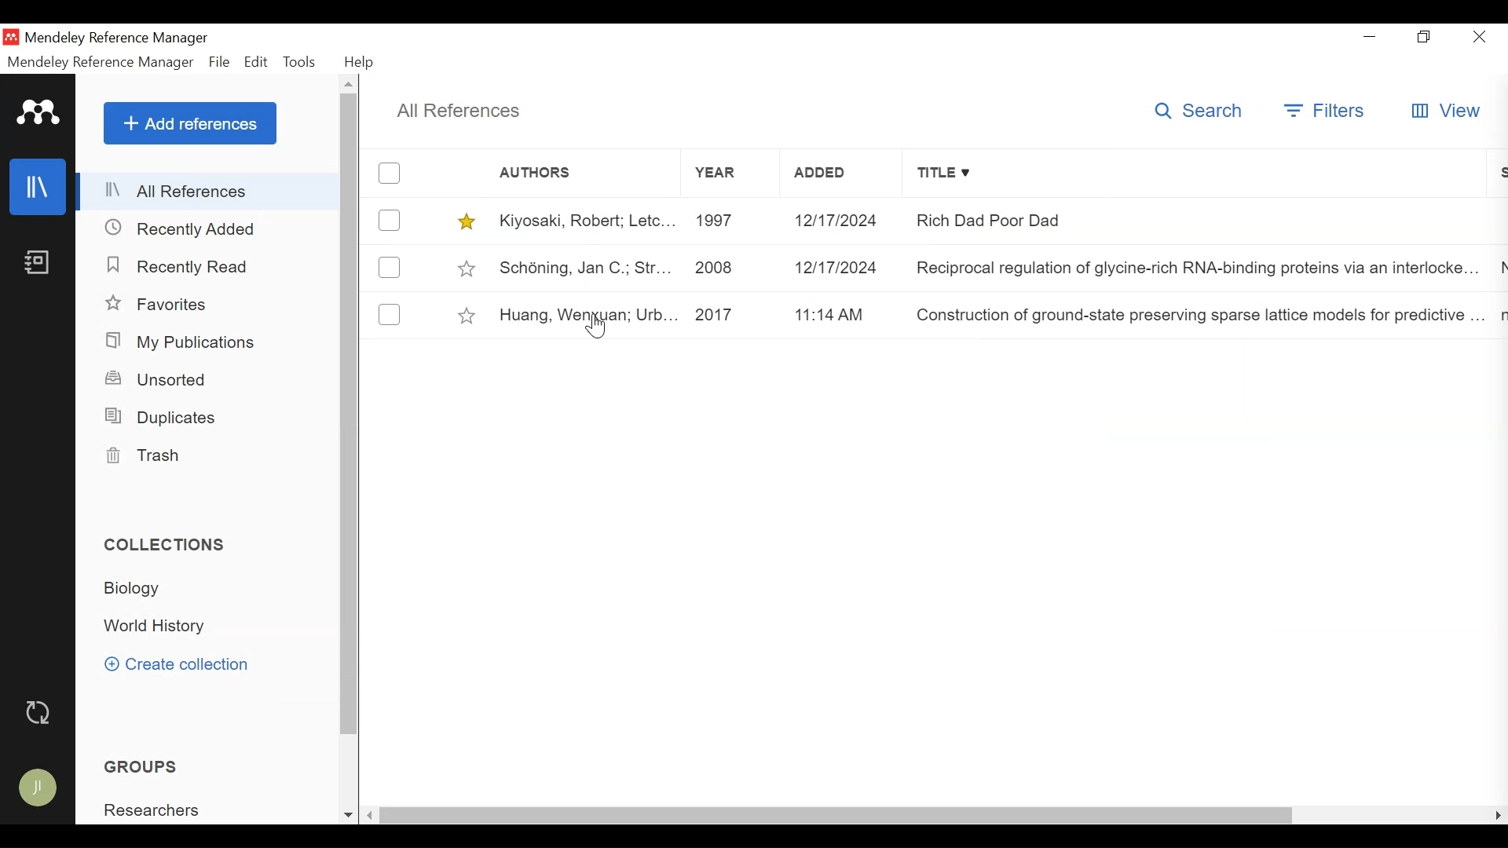 This screenshot has height=848, width=1508. What do you see at coordinates (565, 173) in the screenshot?
I see `Author` at bounding box center [565, 173].